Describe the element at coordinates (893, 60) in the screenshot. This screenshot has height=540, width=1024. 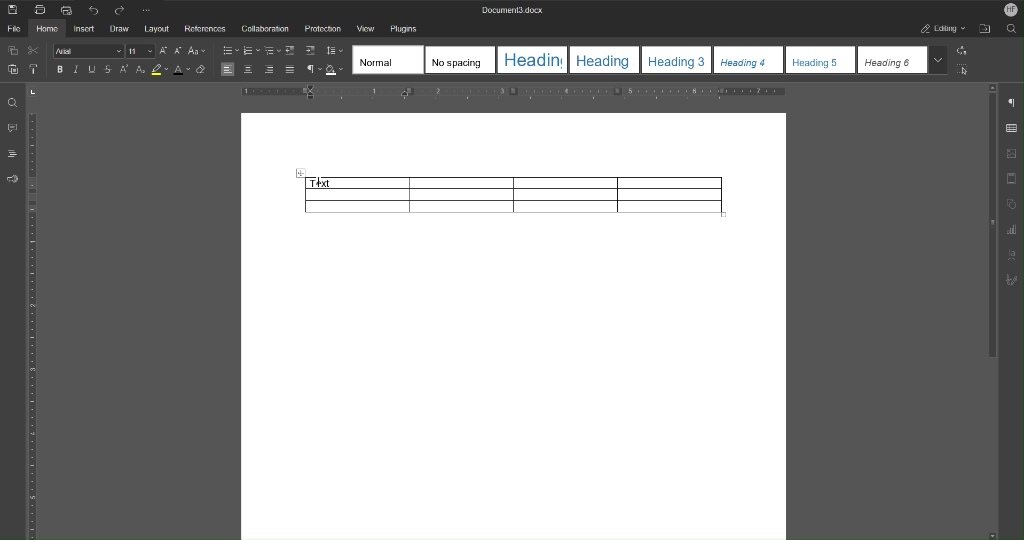
I see `Heading 6` at that location.